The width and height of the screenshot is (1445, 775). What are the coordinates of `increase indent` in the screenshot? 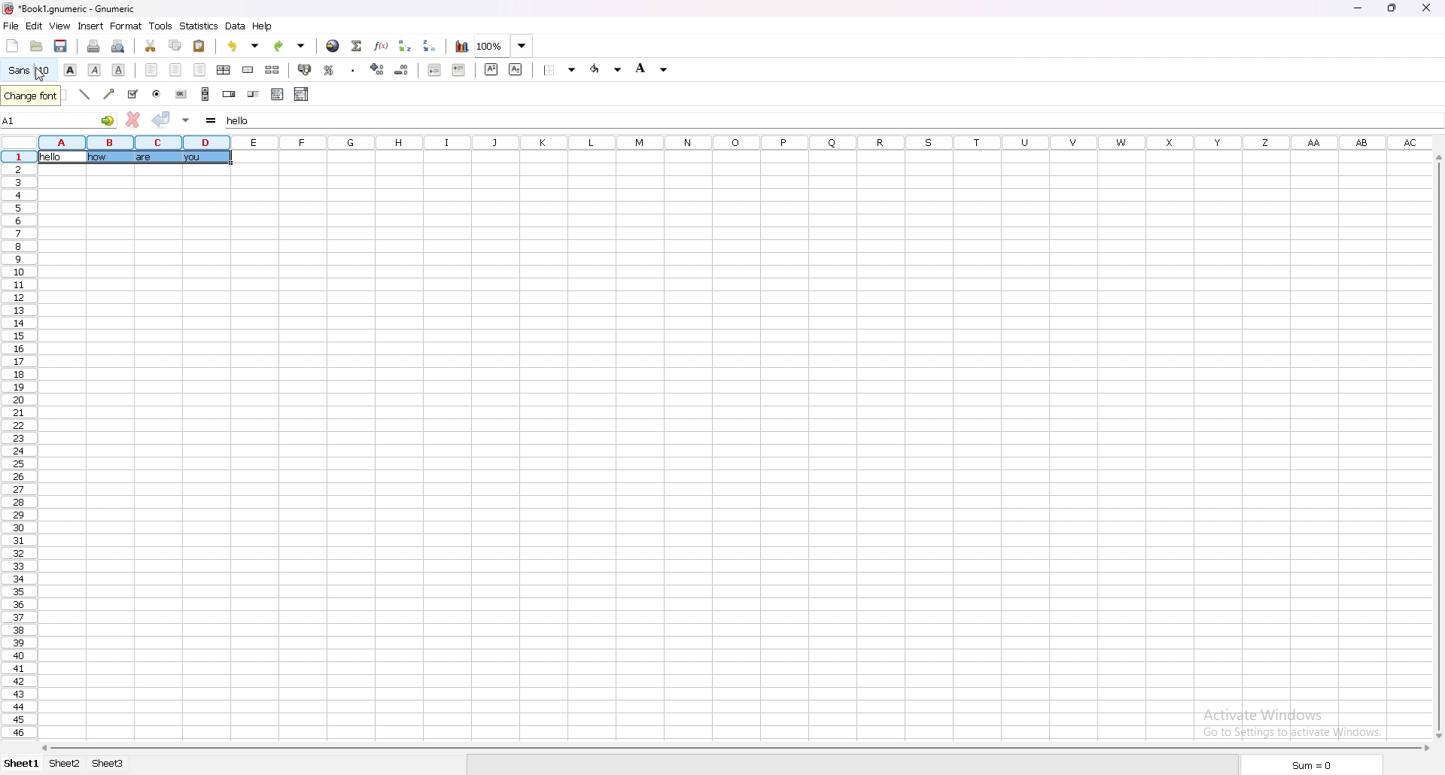 It's located at (458, 71).